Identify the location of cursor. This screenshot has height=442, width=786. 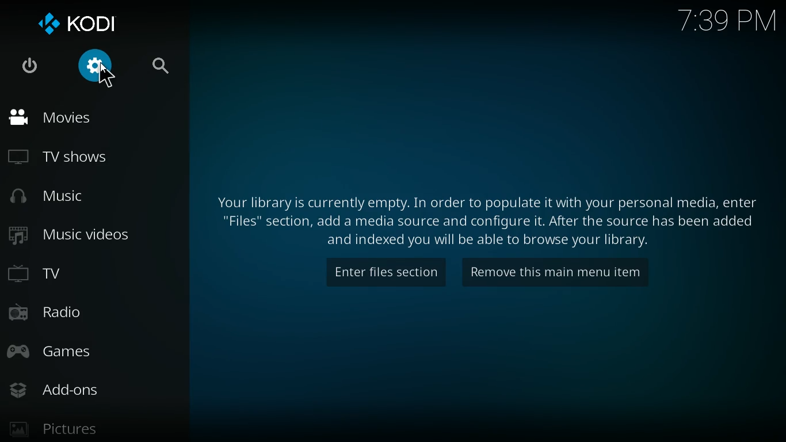
(106, 76).